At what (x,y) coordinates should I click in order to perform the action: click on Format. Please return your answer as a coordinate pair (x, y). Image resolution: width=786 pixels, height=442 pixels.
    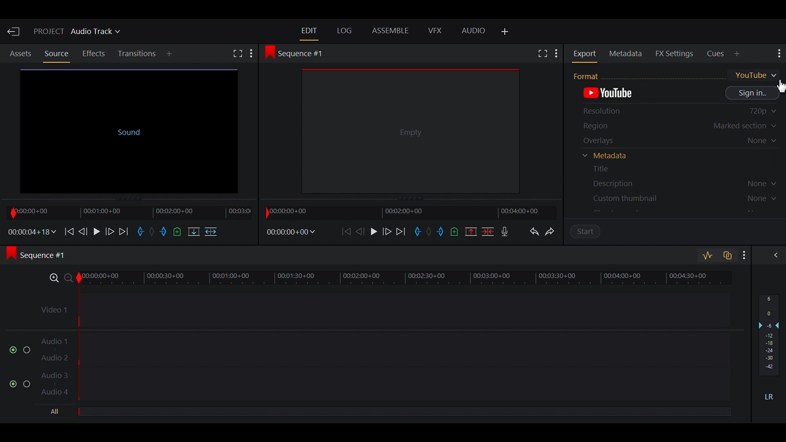
    Looking at the image, I should click on (676, 74).